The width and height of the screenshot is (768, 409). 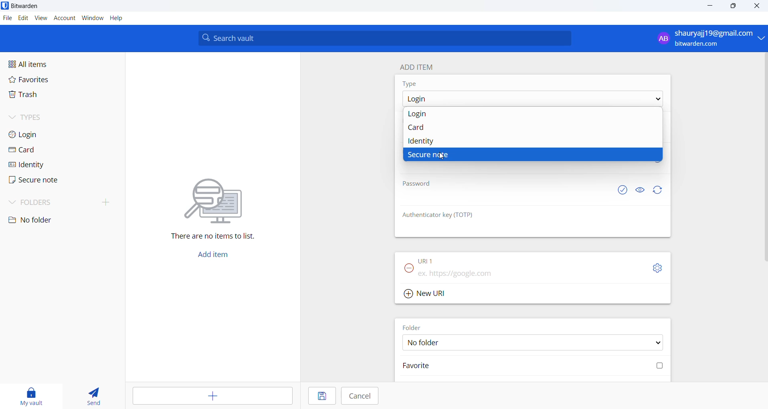 What do you see at coordinates (418, 84) in the screenshot?
I see `type` at bounding box center [418, 84].